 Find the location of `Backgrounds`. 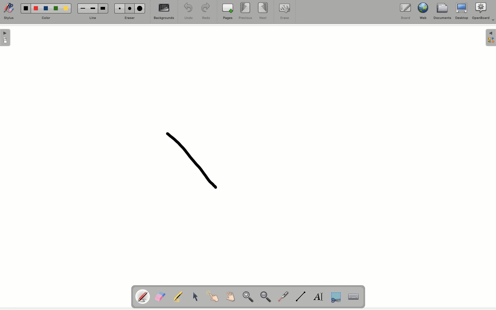

Backgrounds is located at coordinates (164, 13).